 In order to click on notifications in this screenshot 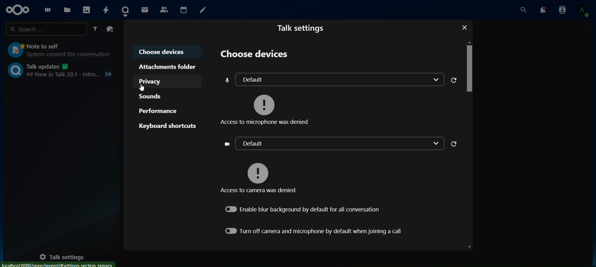, I will do `click(543, 10)`.